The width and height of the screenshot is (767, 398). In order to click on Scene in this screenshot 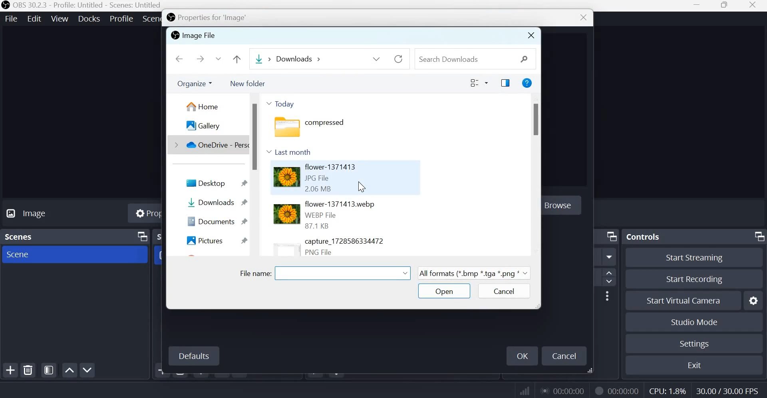, I will do `click(24, 255)`.